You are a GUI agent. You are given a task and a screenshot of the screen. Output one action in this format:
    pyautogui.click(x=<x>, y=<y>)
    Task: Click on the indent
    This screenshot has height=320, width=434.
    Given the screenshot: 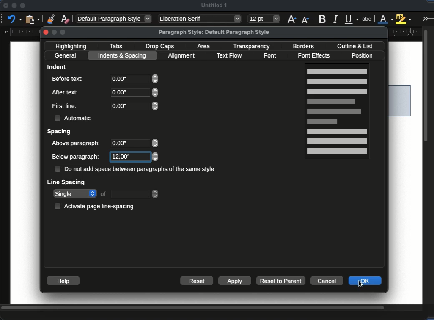 What is the action you would take?
    pyautogui.click(x=57, y=66)
    